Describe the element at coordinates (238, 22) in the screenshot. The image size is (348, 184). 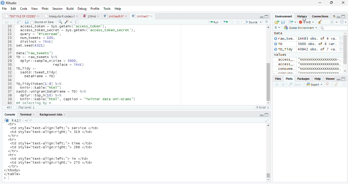
I see `up/down source` at that location.